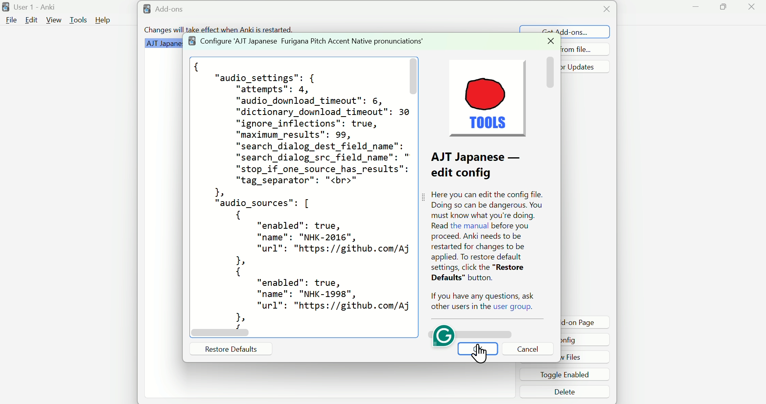 Image resolution: width=766 pixels, height=404 pixels. Describe the element at coordinates (565, 392) in the screenshot. I see `Delete` at that location.